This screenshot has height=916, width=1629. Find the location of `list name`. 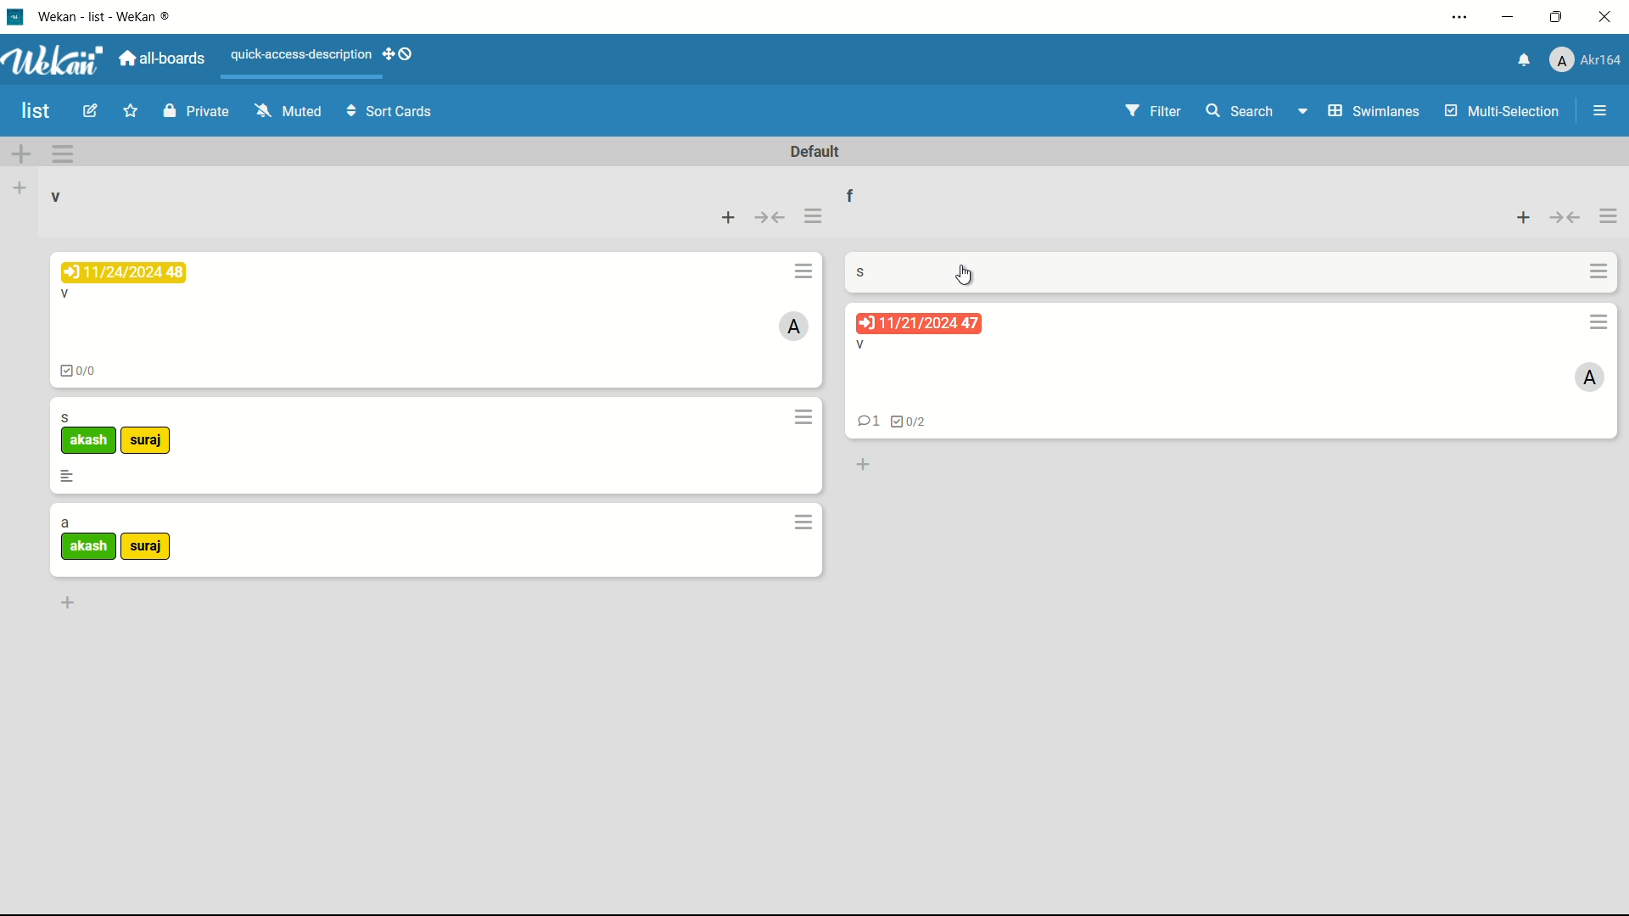

list name is located at coordinates (852, 195).